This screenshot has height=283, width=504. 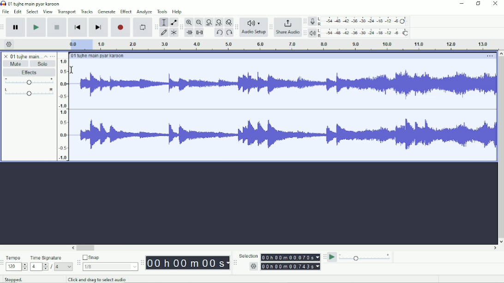 I want to click on Horizontal scrollbar, so click(x=285, y=248).